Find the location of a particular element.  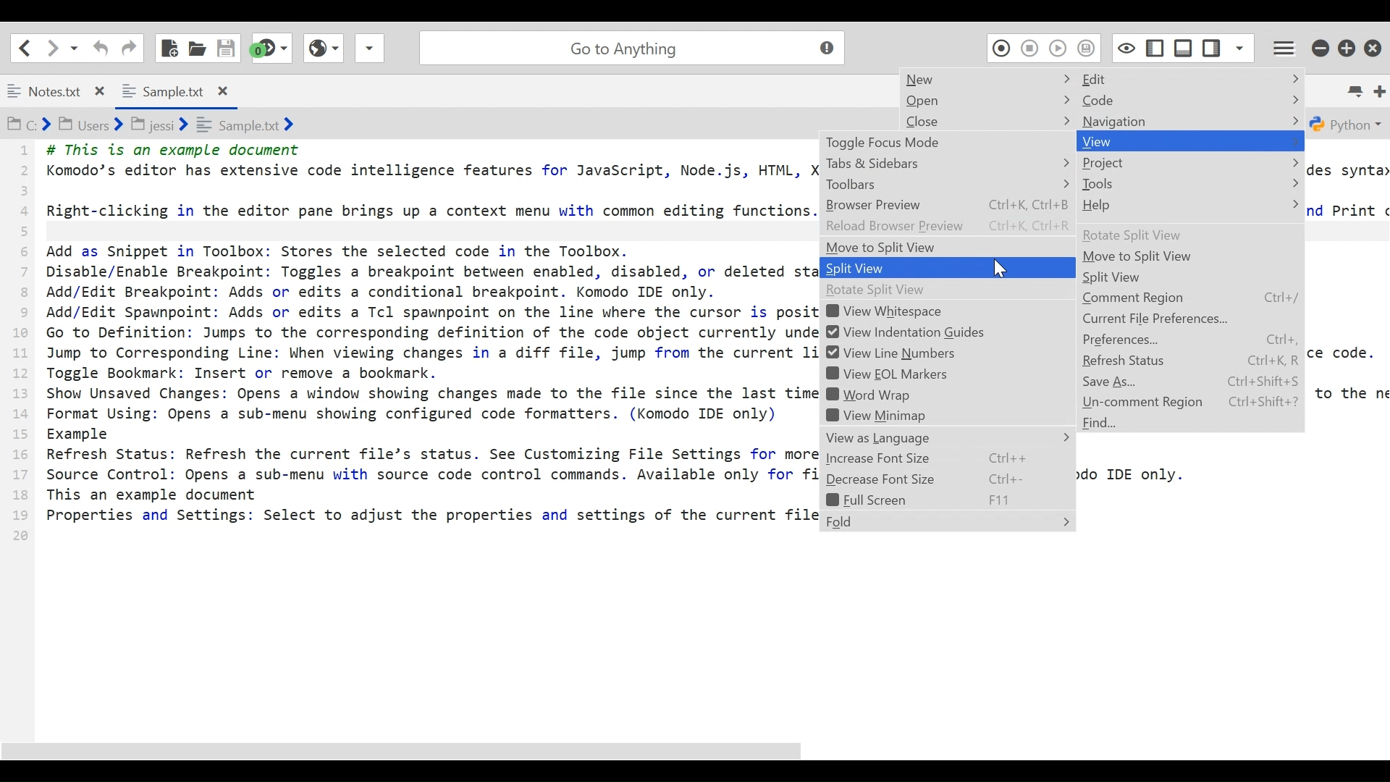

Jump to the next syntax checking result is located at coordinates (272, 48).